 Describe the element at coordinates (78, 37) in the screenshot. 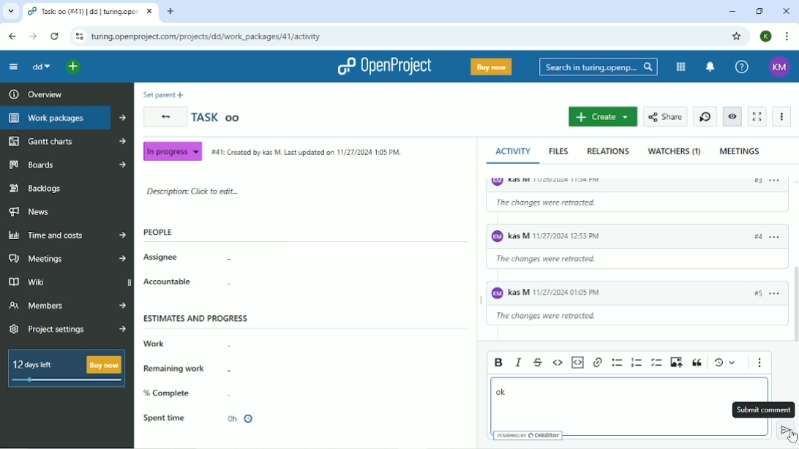

I see `View site information` at that location.